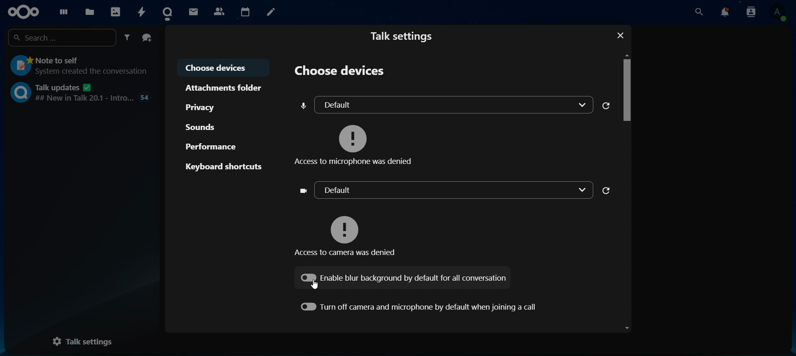 Image resolution: width=796 pixels, height=356 pixels. Describe the element at coordinates (752, 13) in the screenshot. I see `contacts` at that location.